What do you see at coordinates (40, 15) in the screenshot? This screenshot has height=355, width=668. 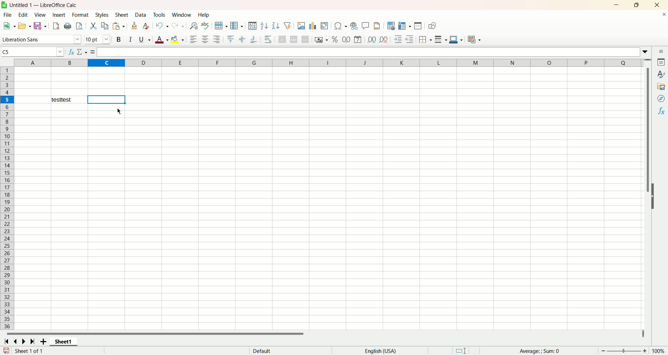 I see `view` at bounding box center [40, 15].